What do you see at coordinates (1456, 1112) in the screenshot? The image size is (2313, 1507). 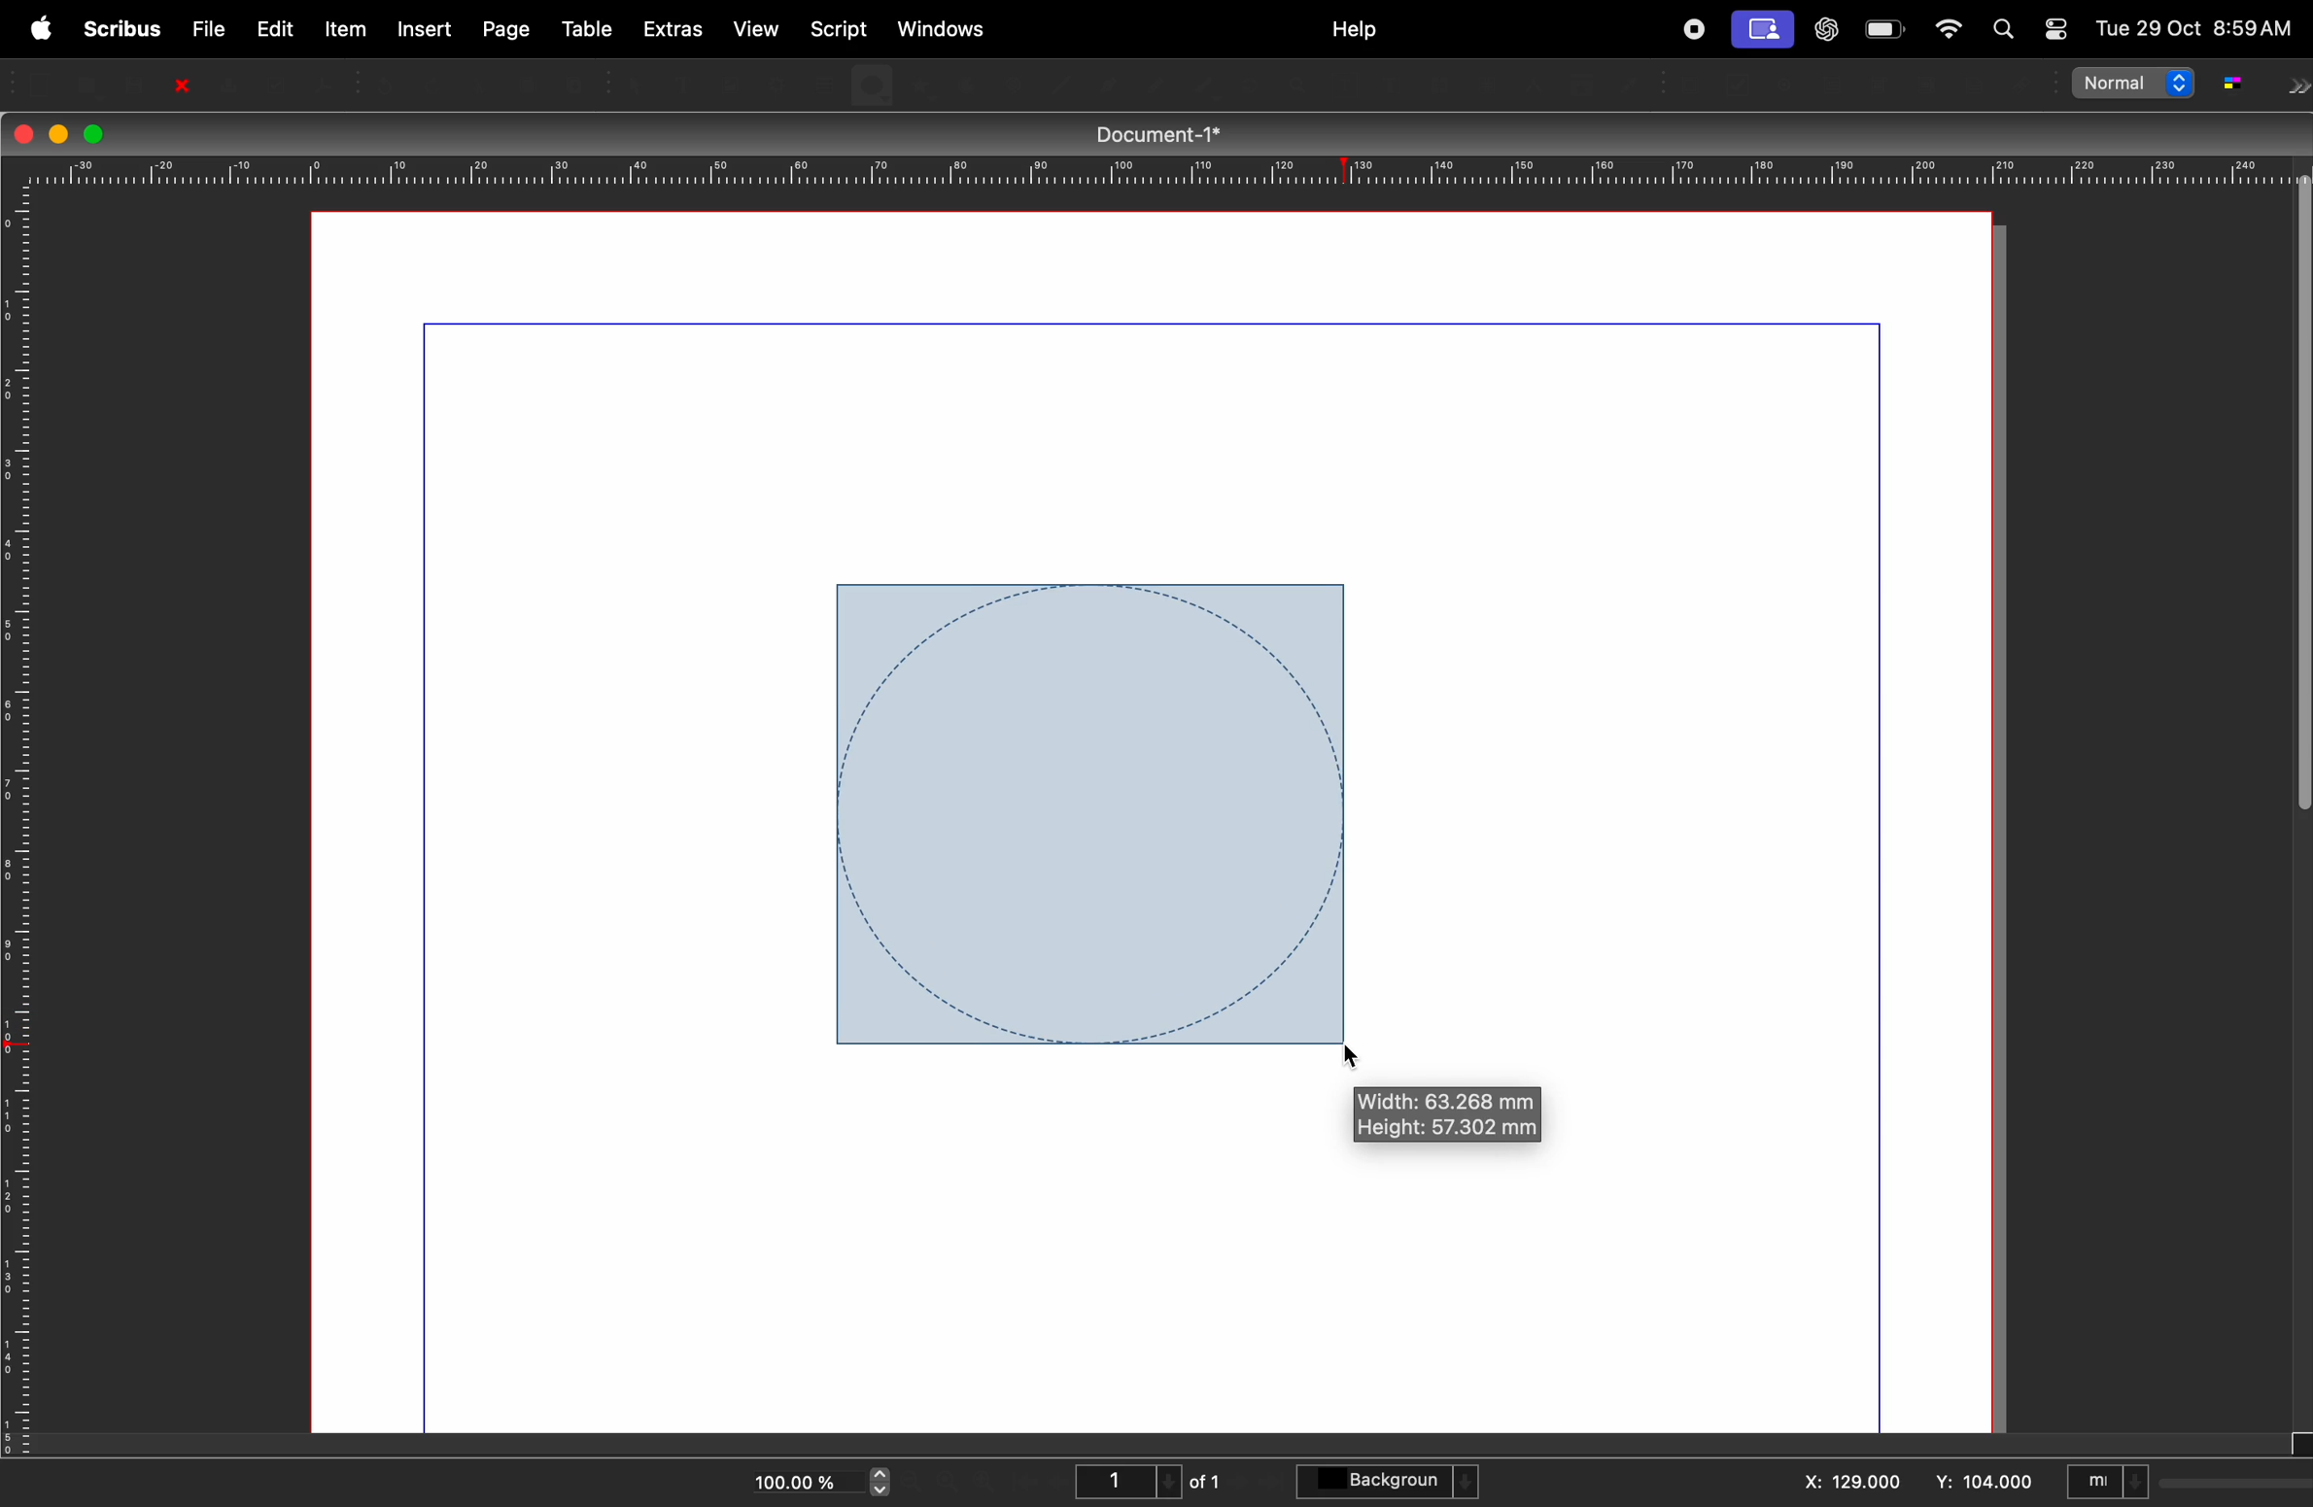 I see `Width: 63.268 mm
Height: 57.302 mm` at bounding box center [1456, 1112].